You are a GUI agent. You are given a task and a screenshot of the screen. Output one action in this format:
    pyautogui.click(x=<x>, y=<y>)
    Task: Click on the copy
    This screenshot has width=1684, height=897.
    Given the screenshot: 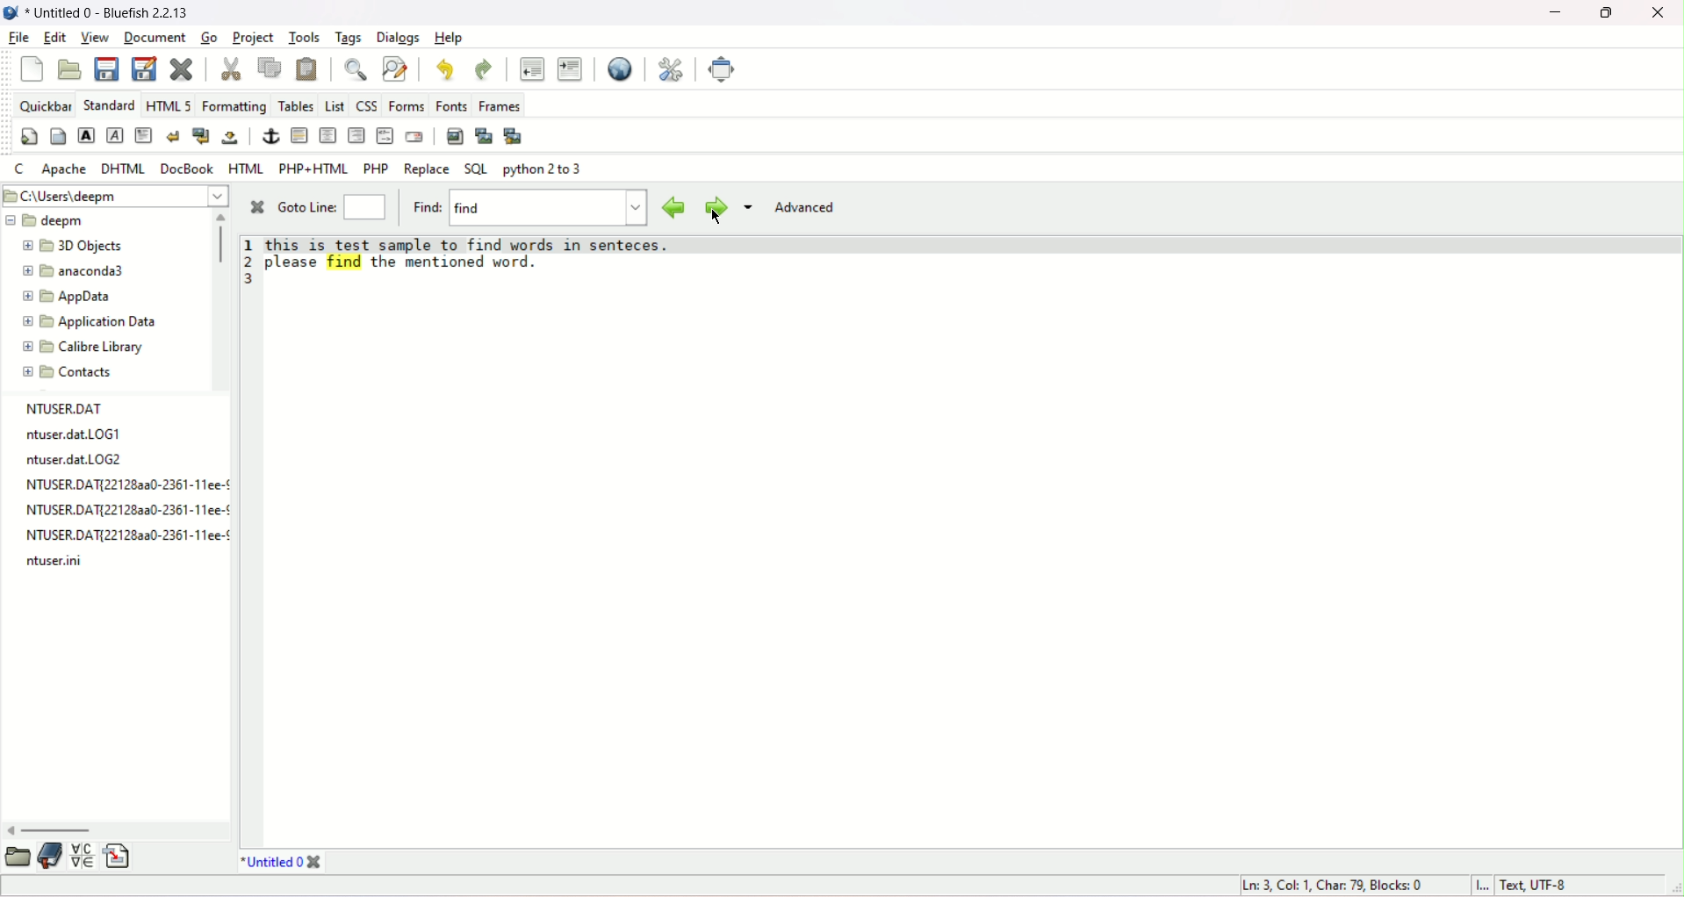 What is the action you would take?
    pyautogui.click(x=268, y=67)
    